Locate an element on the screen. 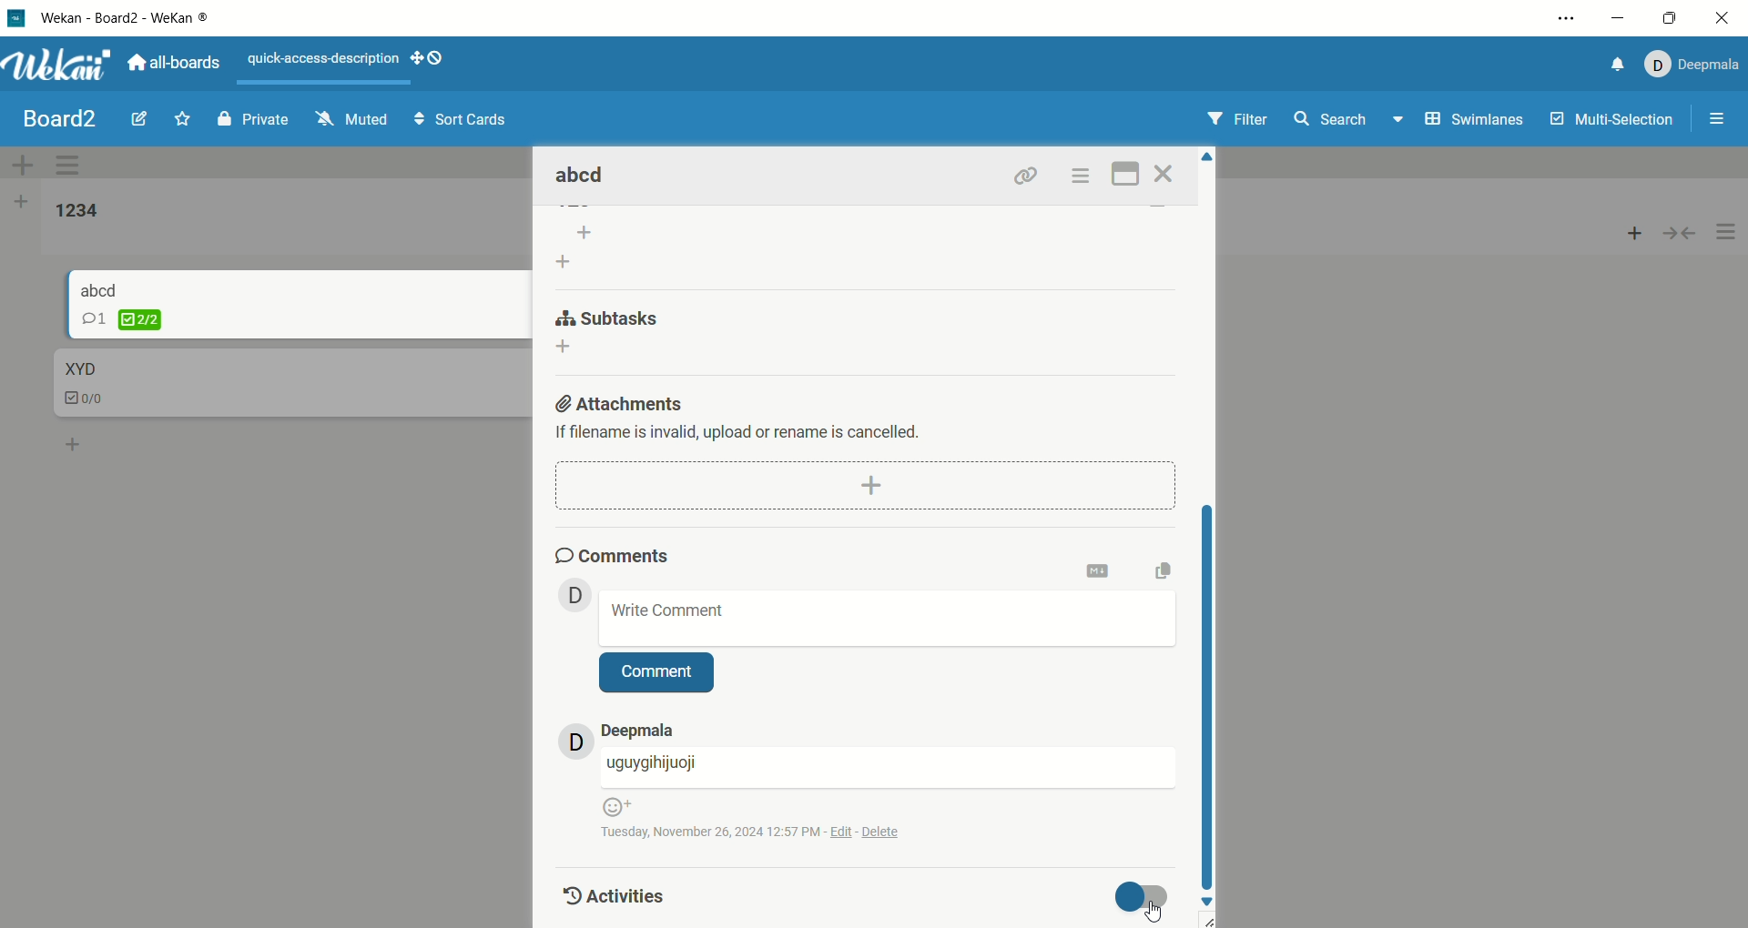 This screenshot has height=928, width=1748. subtask is located at coordinates (610, 316).